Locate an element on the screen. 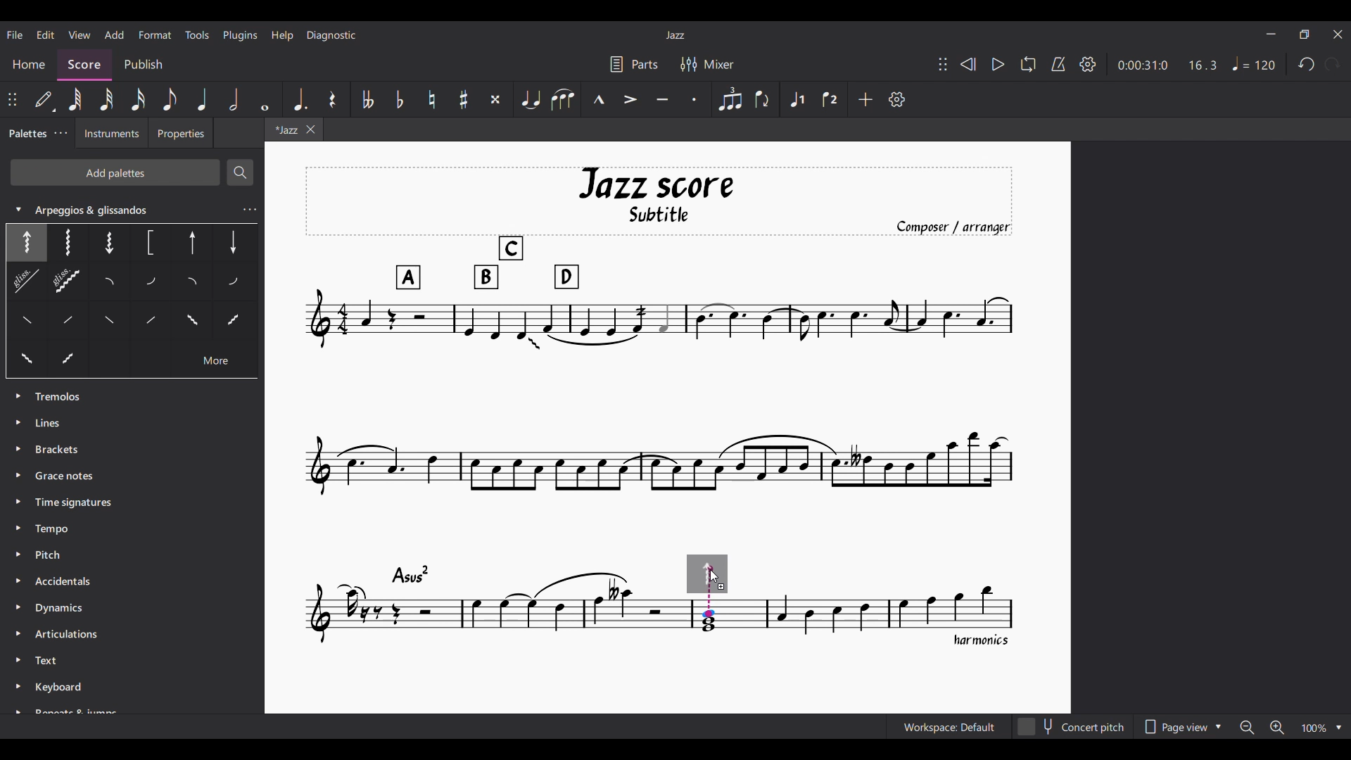 Image resolution: width=1351 pixels, height=760 pixels. Palette settings is located at coordinates (61, 133).